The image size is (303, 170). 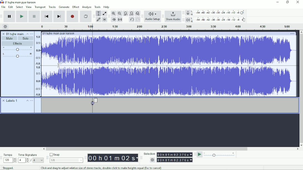 I want to click on Edit, so click(x=11, y=7).